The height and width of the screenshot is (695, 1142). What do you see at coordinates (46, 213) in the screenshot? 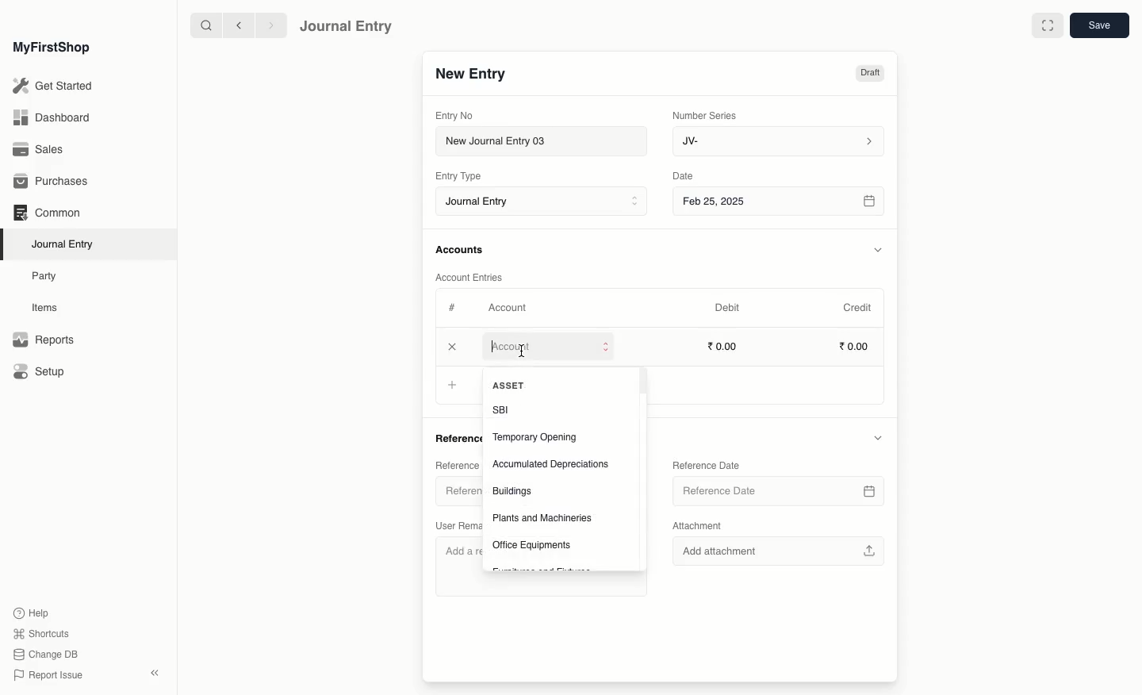
I see `Common` at bounding box center [46, 213].